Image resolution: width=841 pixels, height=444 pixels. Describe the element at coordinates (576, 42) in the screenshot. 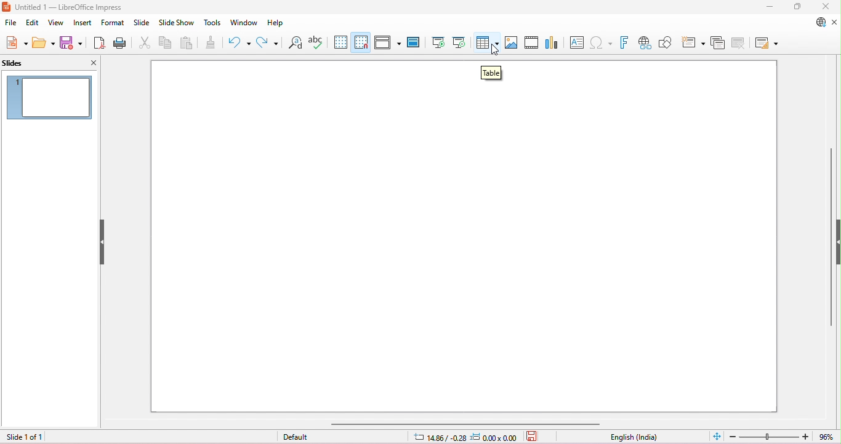

I see `insert text box` at that location.